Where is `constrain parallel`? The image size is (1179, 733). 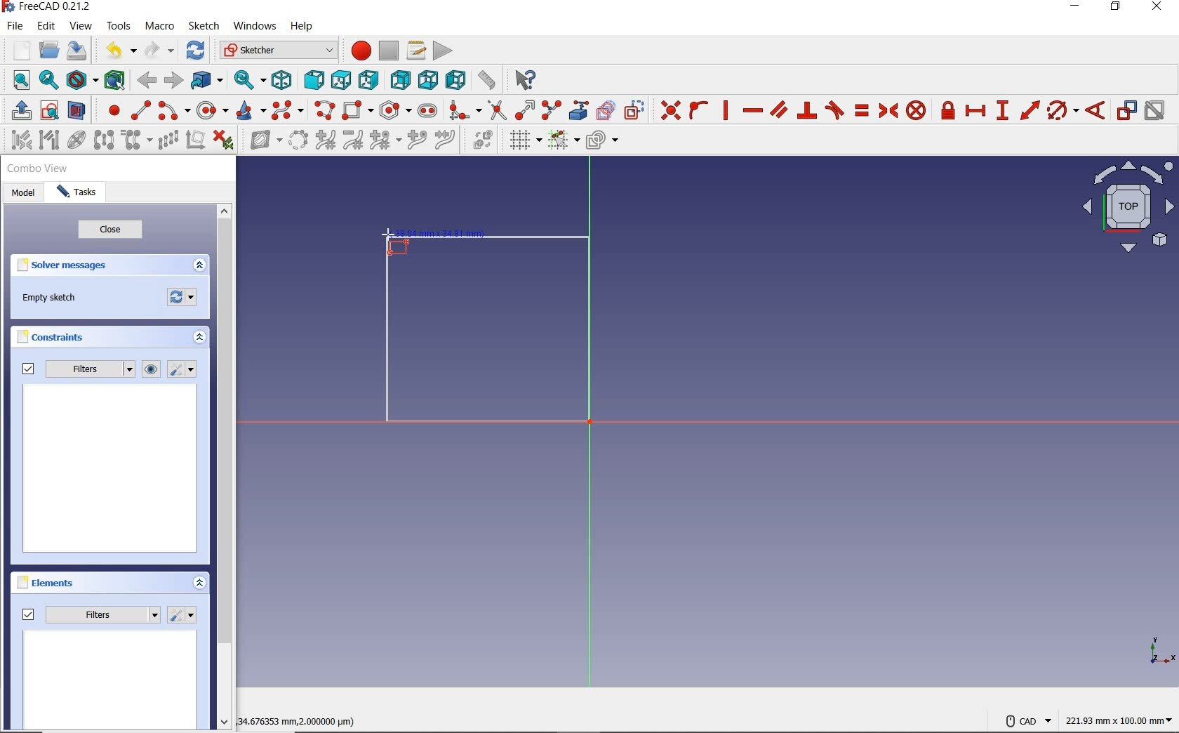
constrain parallel is located at coordinates (779, 110).